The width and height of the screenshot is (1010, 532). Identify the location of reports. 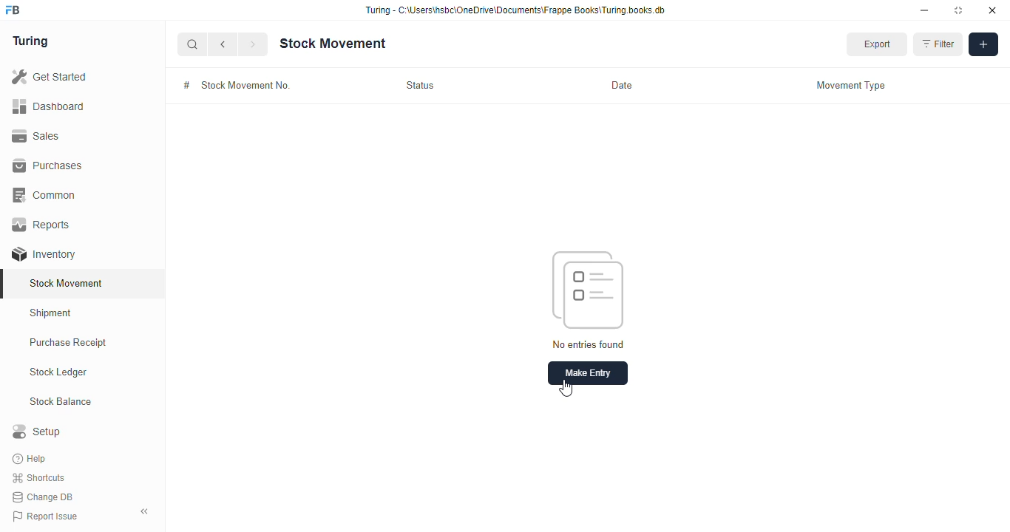
(42, 224).